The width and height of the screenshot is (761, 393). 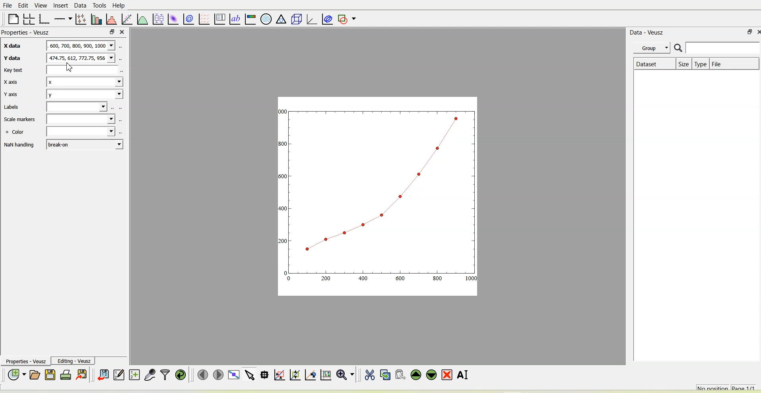 I want to click on Import data into Veusz, so click(x=103, y=375).